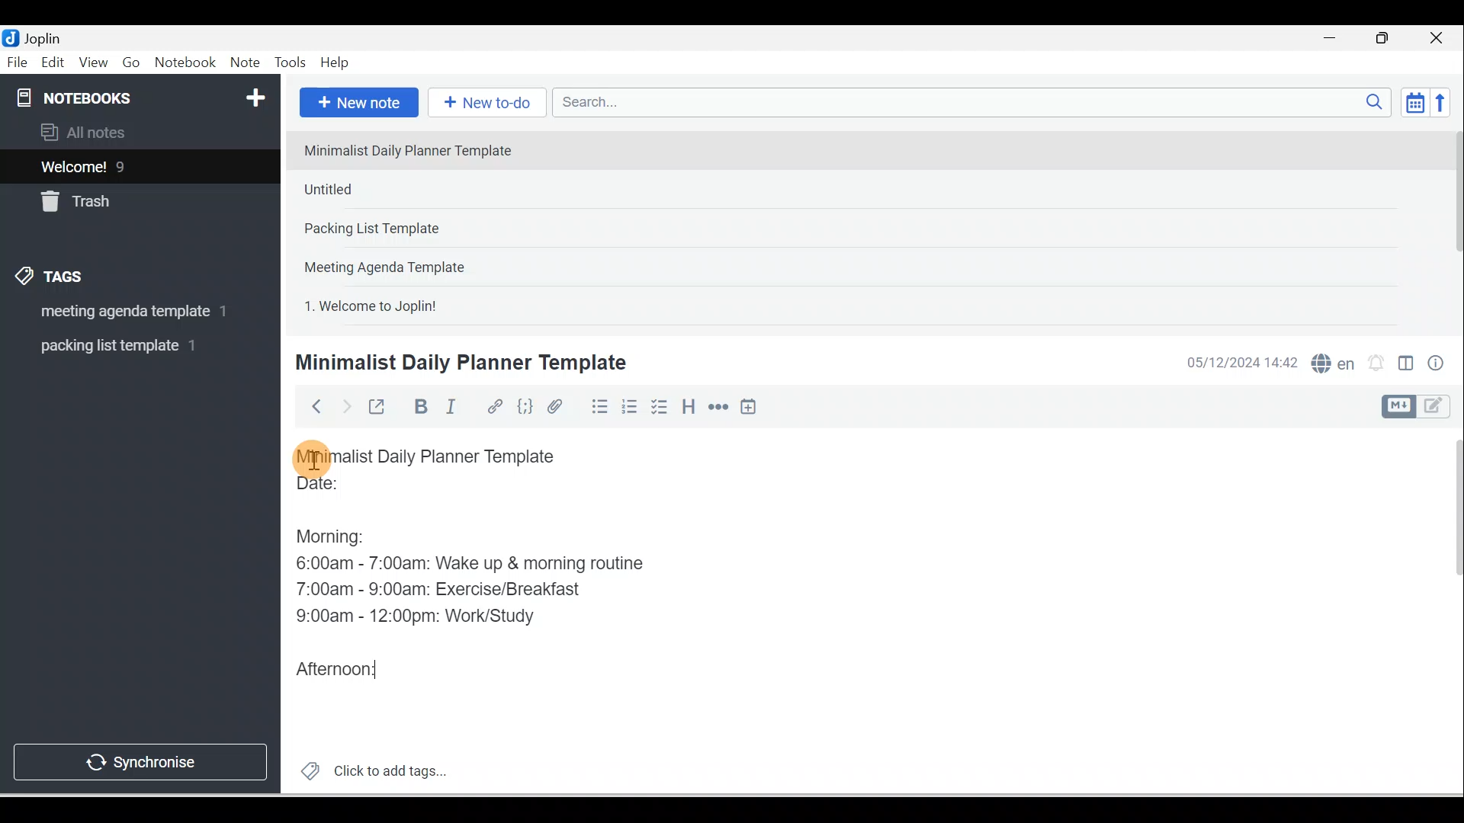 This screenshot has height=823, width=1464. What do you see at coordinates (112, 197) in the screenshot?
I see `Trash` at bounding box center [112, 197].